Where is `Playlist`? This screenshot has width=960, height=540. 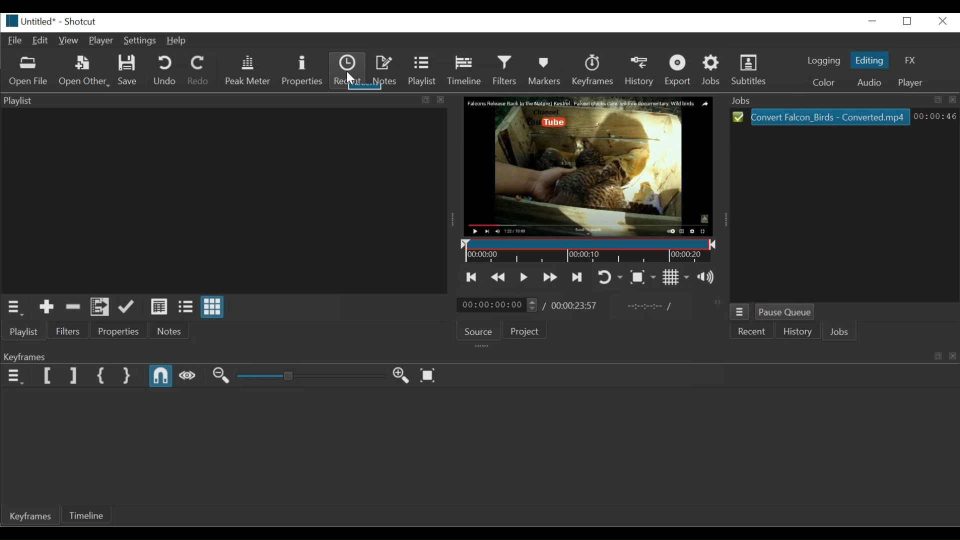
Playlist is located at coordinates (23, 332).